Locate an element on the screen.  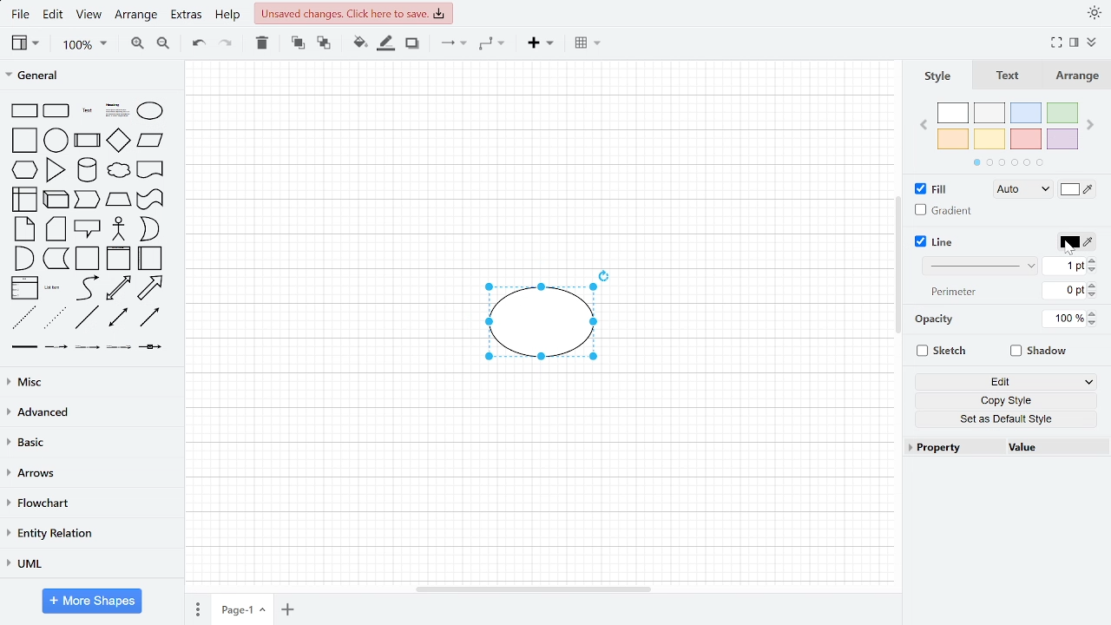
connector is located at coordinates (491, 44).